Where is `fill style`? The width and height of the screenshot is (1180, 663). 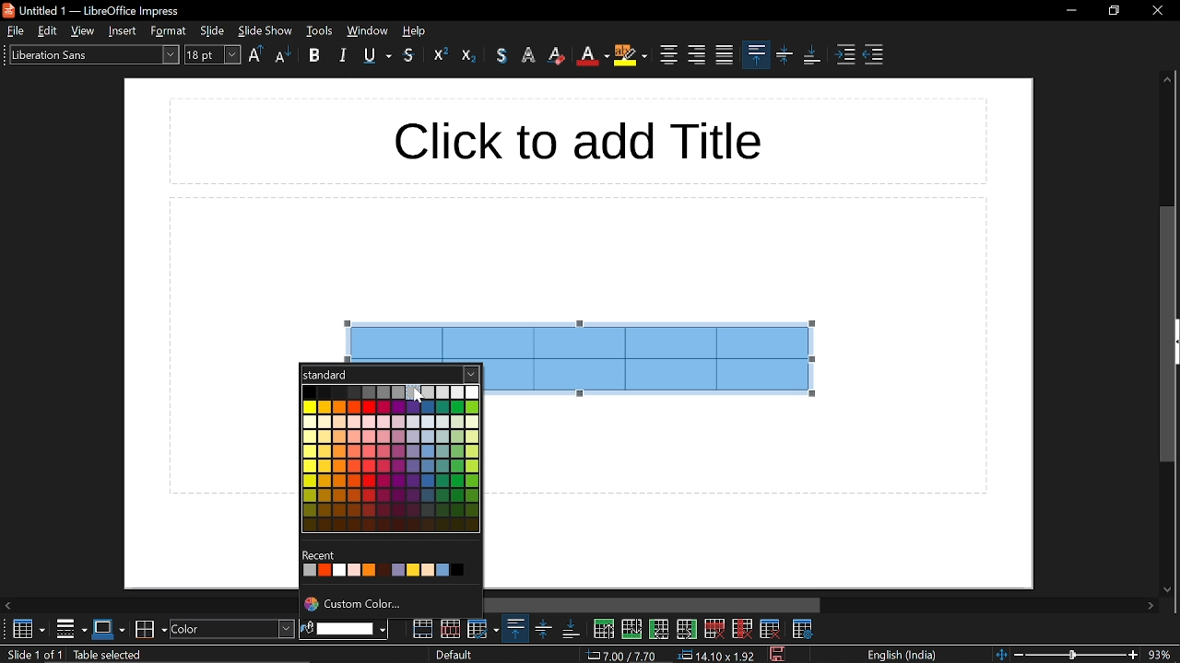 fill style is located at coordinates (232, 629).